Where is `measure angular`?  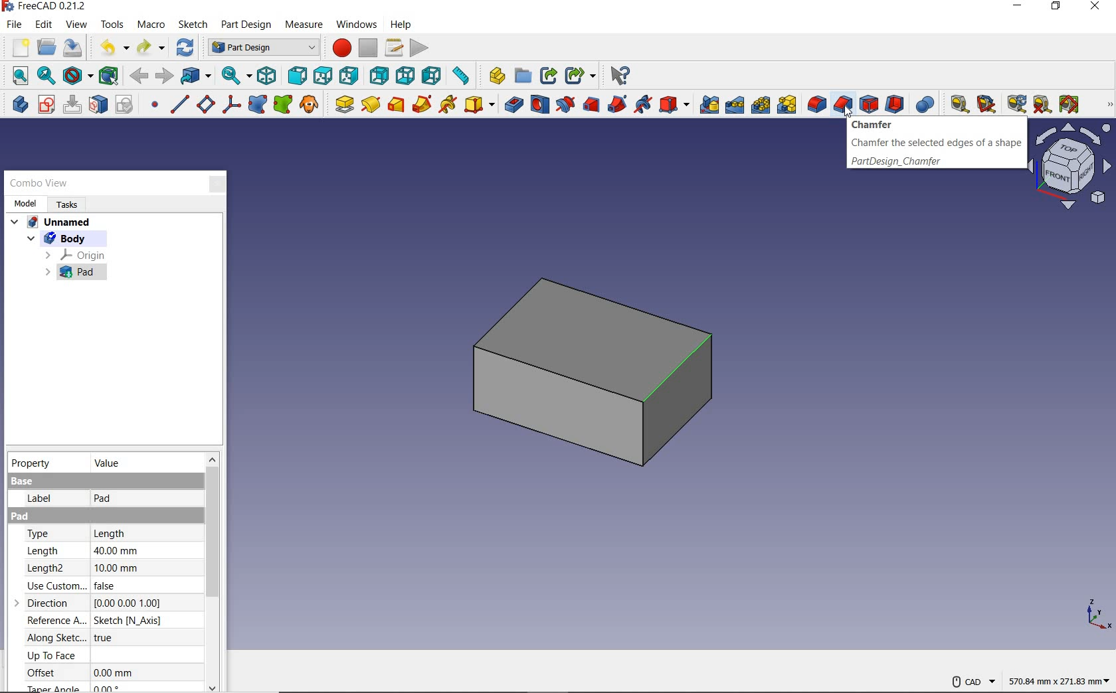 measure angular is located at coordinates (984, 103).